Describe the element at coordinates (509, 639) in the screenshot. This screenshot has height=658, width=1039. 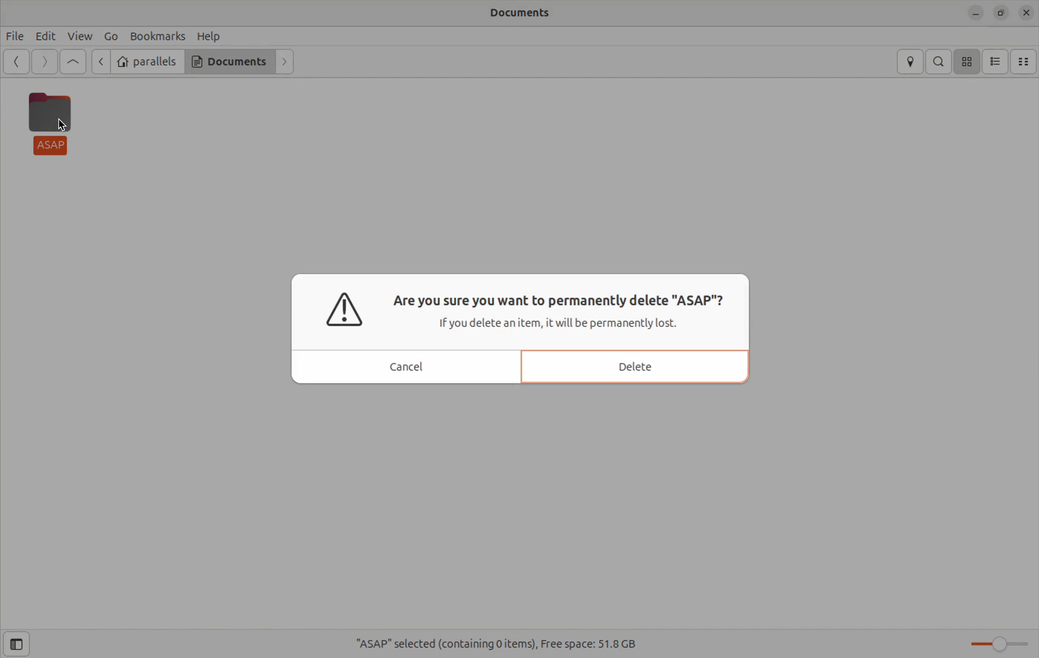
I see `"ASAP" selected(containing 0 items), Free space:51.8 GB` at that location.